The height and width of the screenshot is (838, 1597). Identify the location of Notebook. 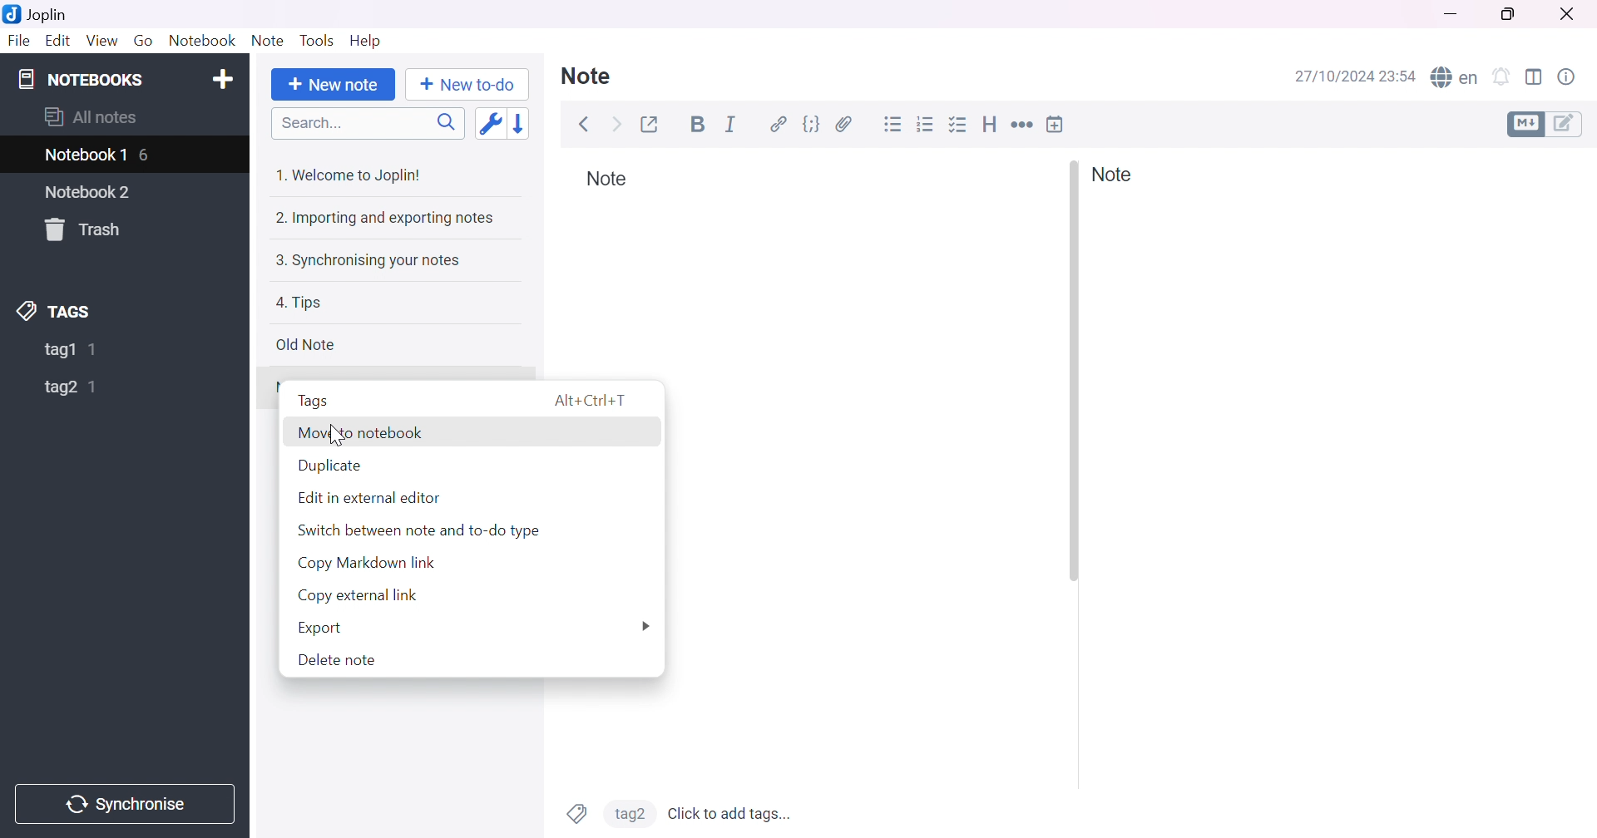
(199, 42).